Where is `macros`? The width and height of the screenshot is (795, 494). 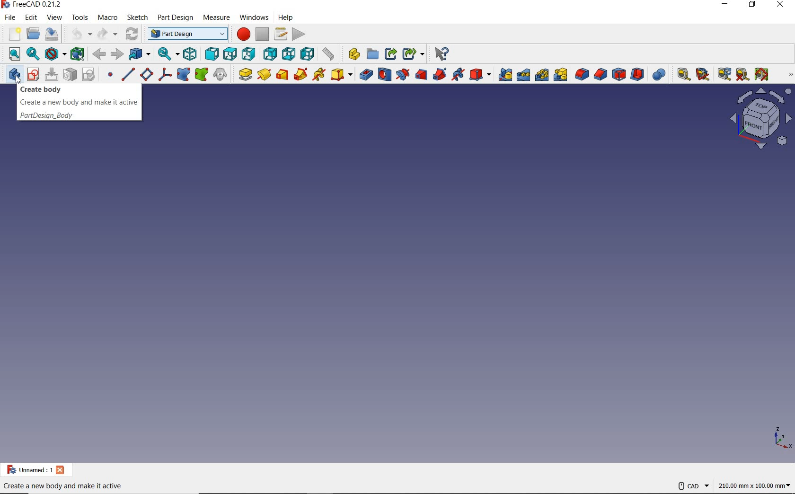
macros is located at coordinates (280, 35).